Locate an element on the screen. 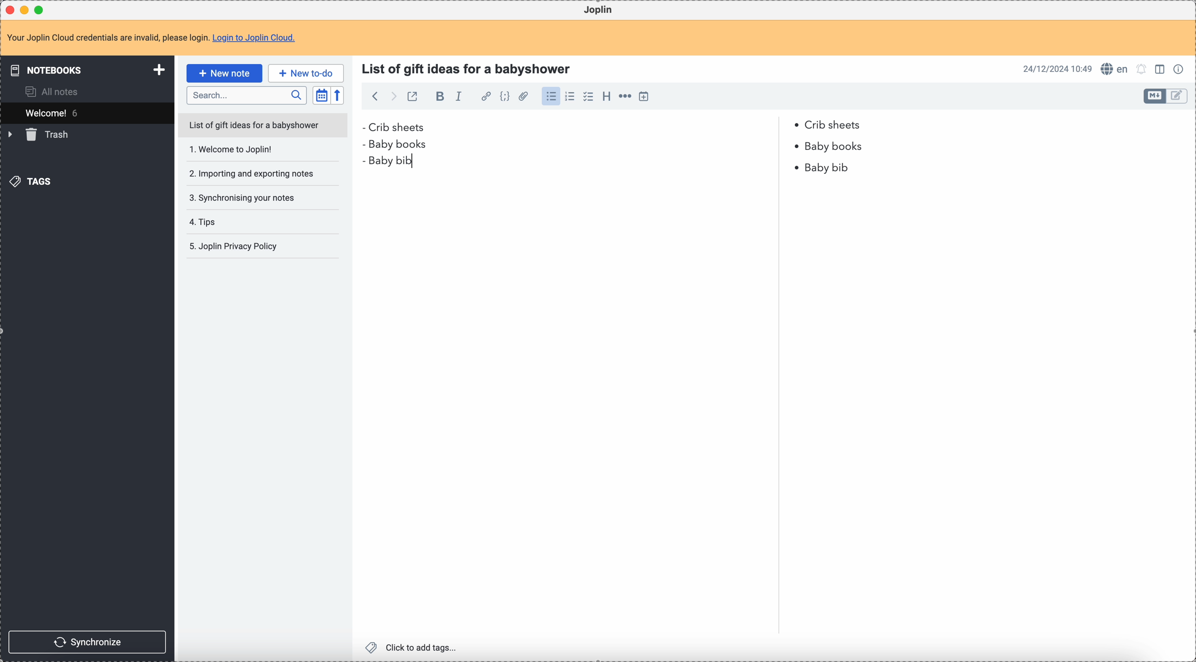 The width and height of the screenshot is (1196, 662). synchronising your notes is located at coordinates (250, 198).